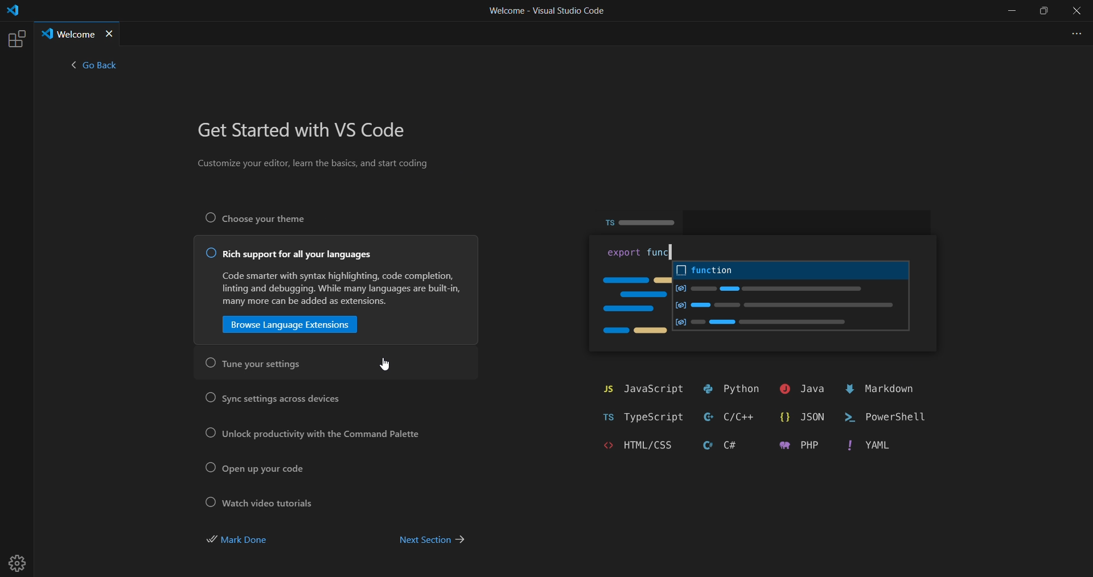  What do you see at coordinates (1045, 11) in the screenshot?
I see `maximize` at bounding box center [1045, 11].